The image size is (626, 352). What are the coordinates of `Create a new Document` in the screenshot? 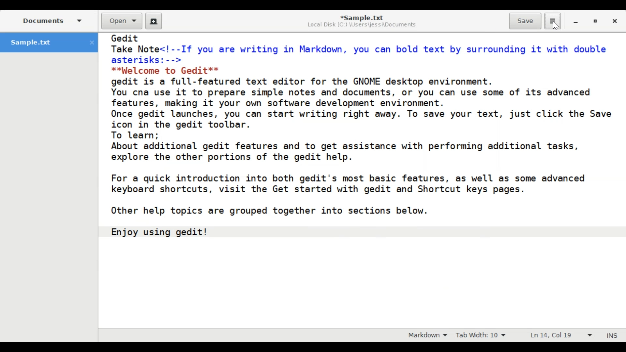 It's located at (154, 21).